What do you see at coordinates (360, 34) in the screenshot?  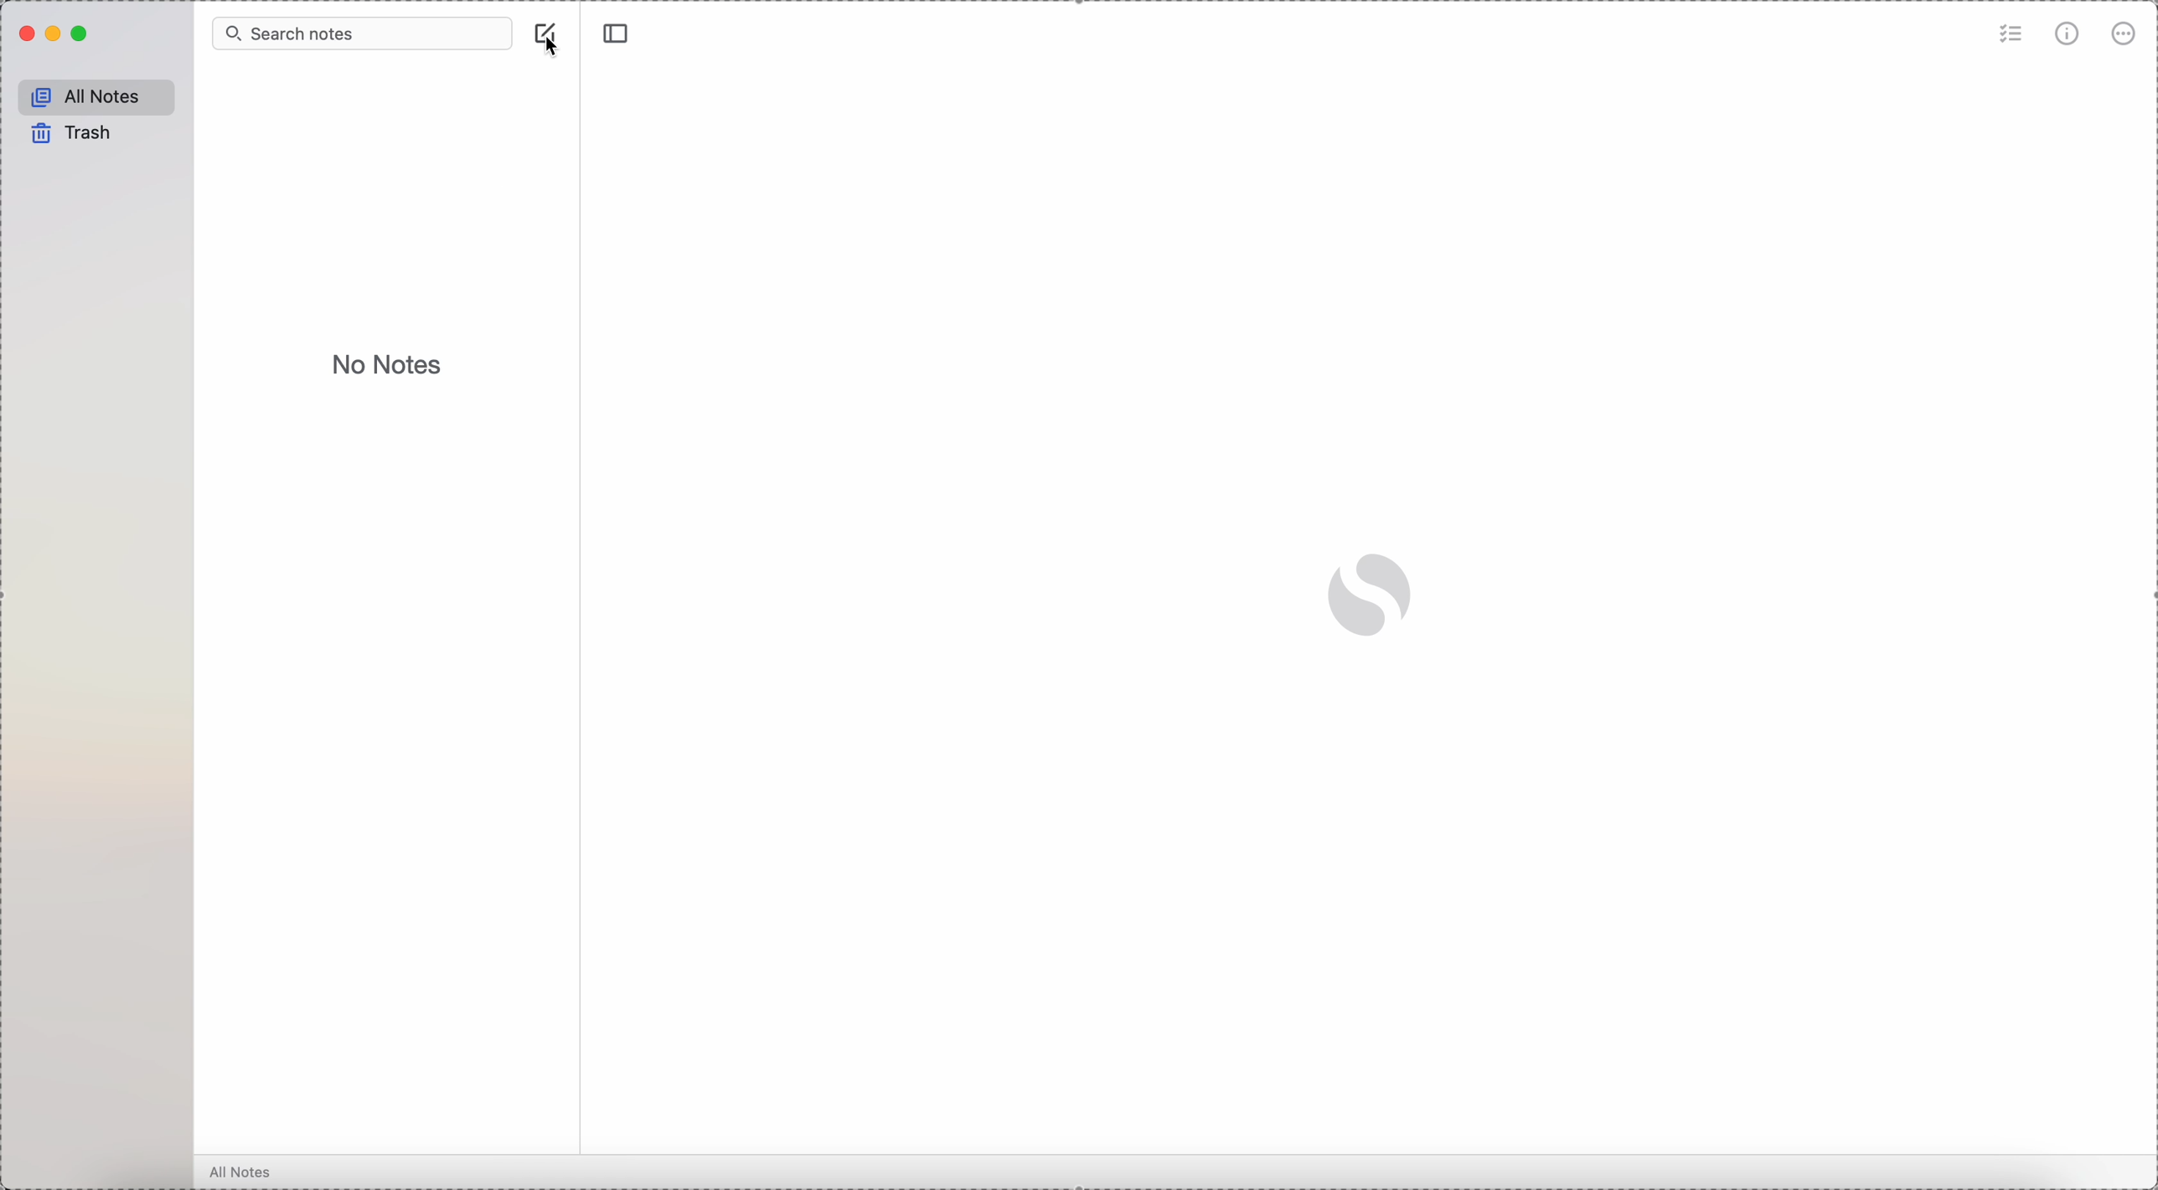 I see `search bar` at bounding box center [360, 34].